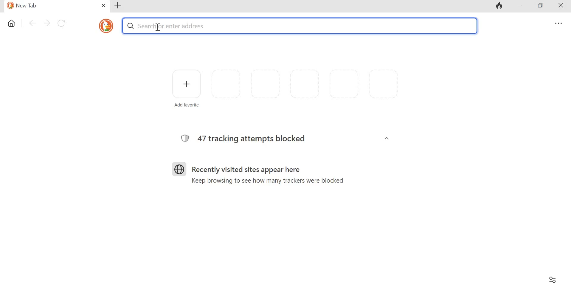  What do you see at coordinates (498, 7) in the screenshot?
I see `Fire icon` at bounding box center [498, 7].